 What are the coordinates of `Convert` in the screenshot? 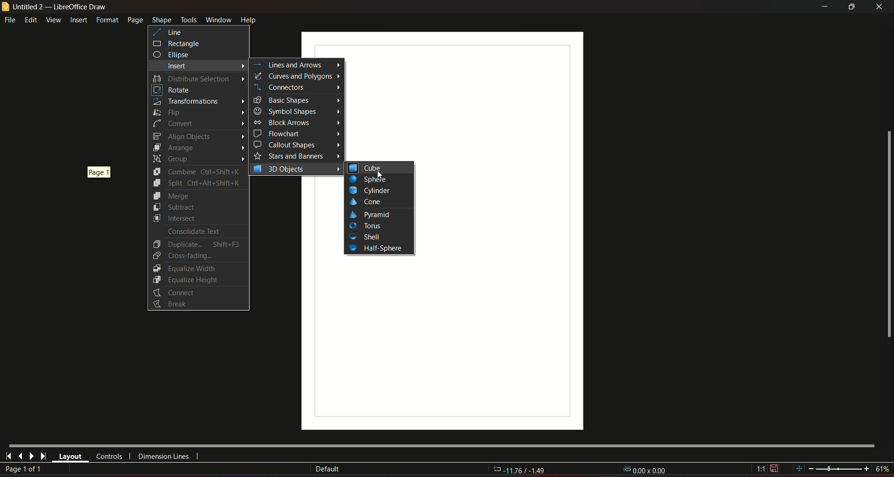 It's located at (173, 123).